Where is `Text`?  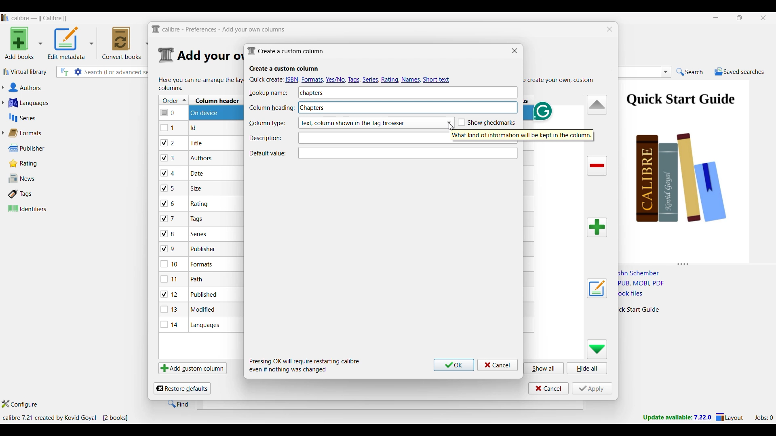 Text is located at coordinates (409, 153).